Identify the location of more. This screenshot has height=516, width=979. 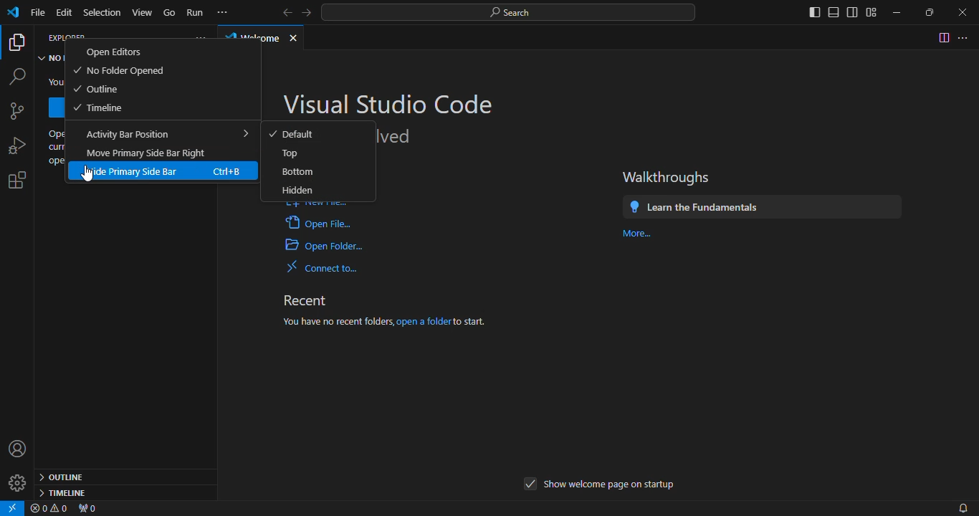
(225, 12).